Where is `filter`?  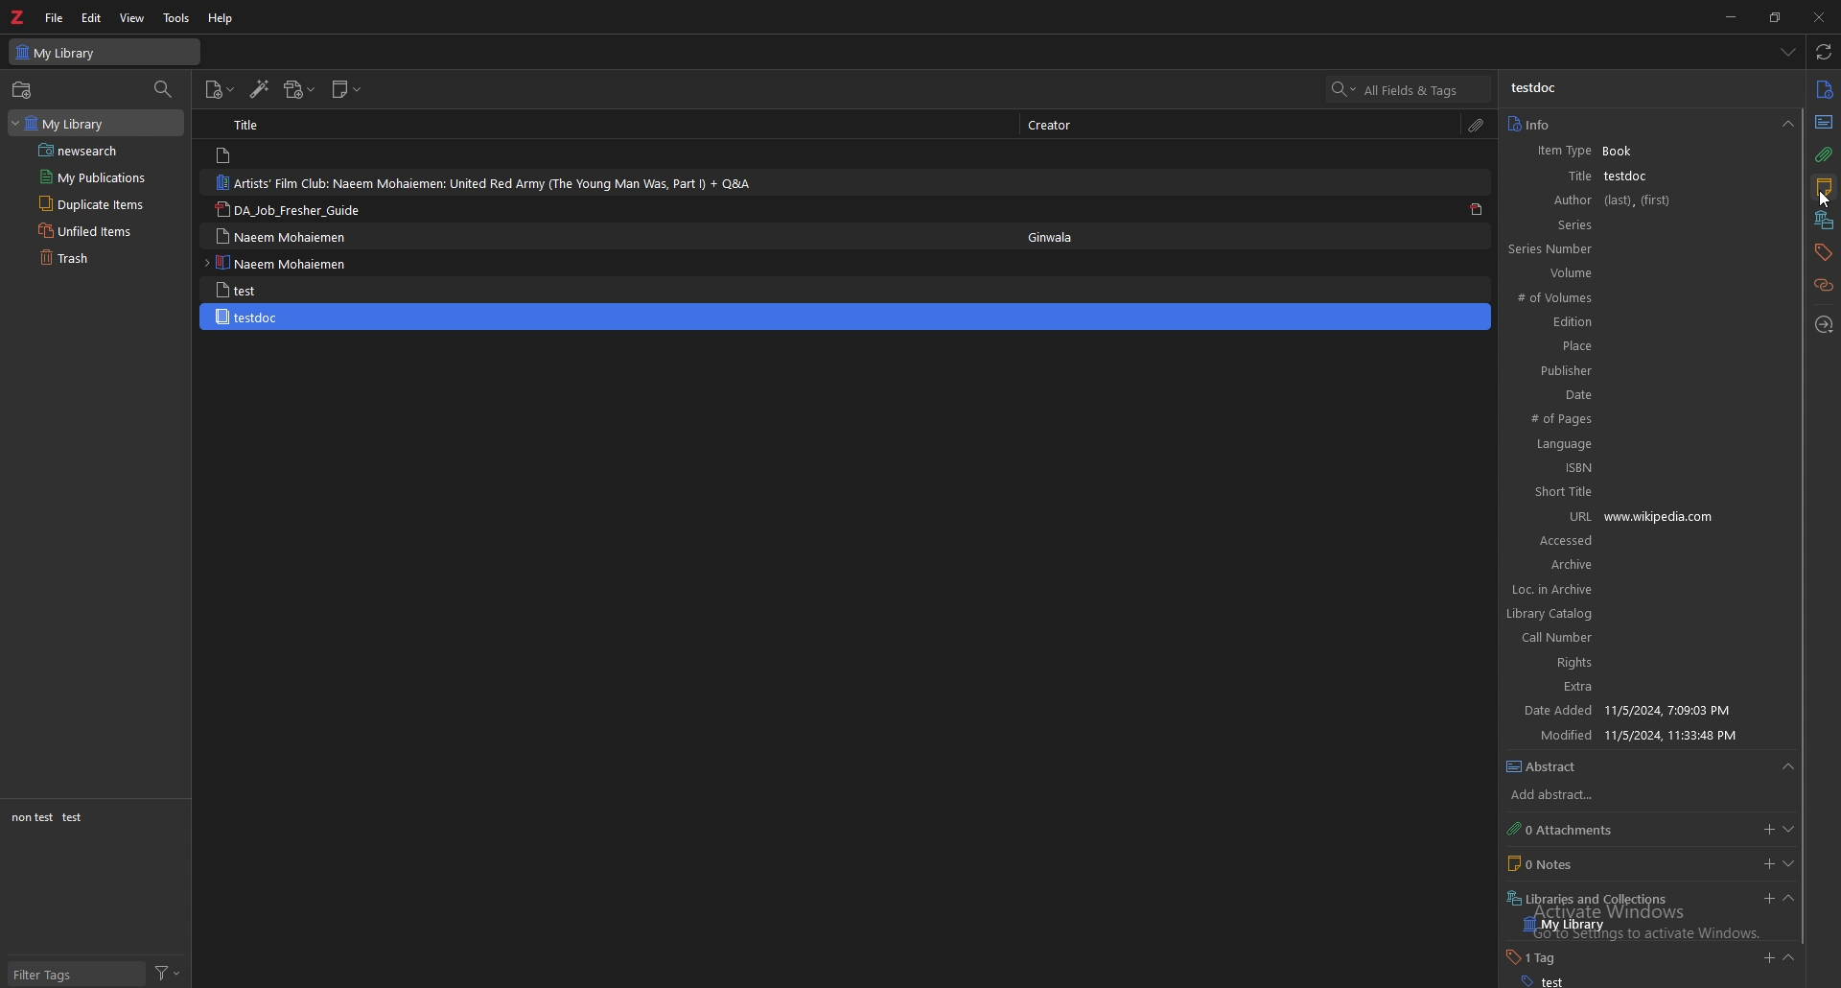 filter is located at coordinates (165, 972).